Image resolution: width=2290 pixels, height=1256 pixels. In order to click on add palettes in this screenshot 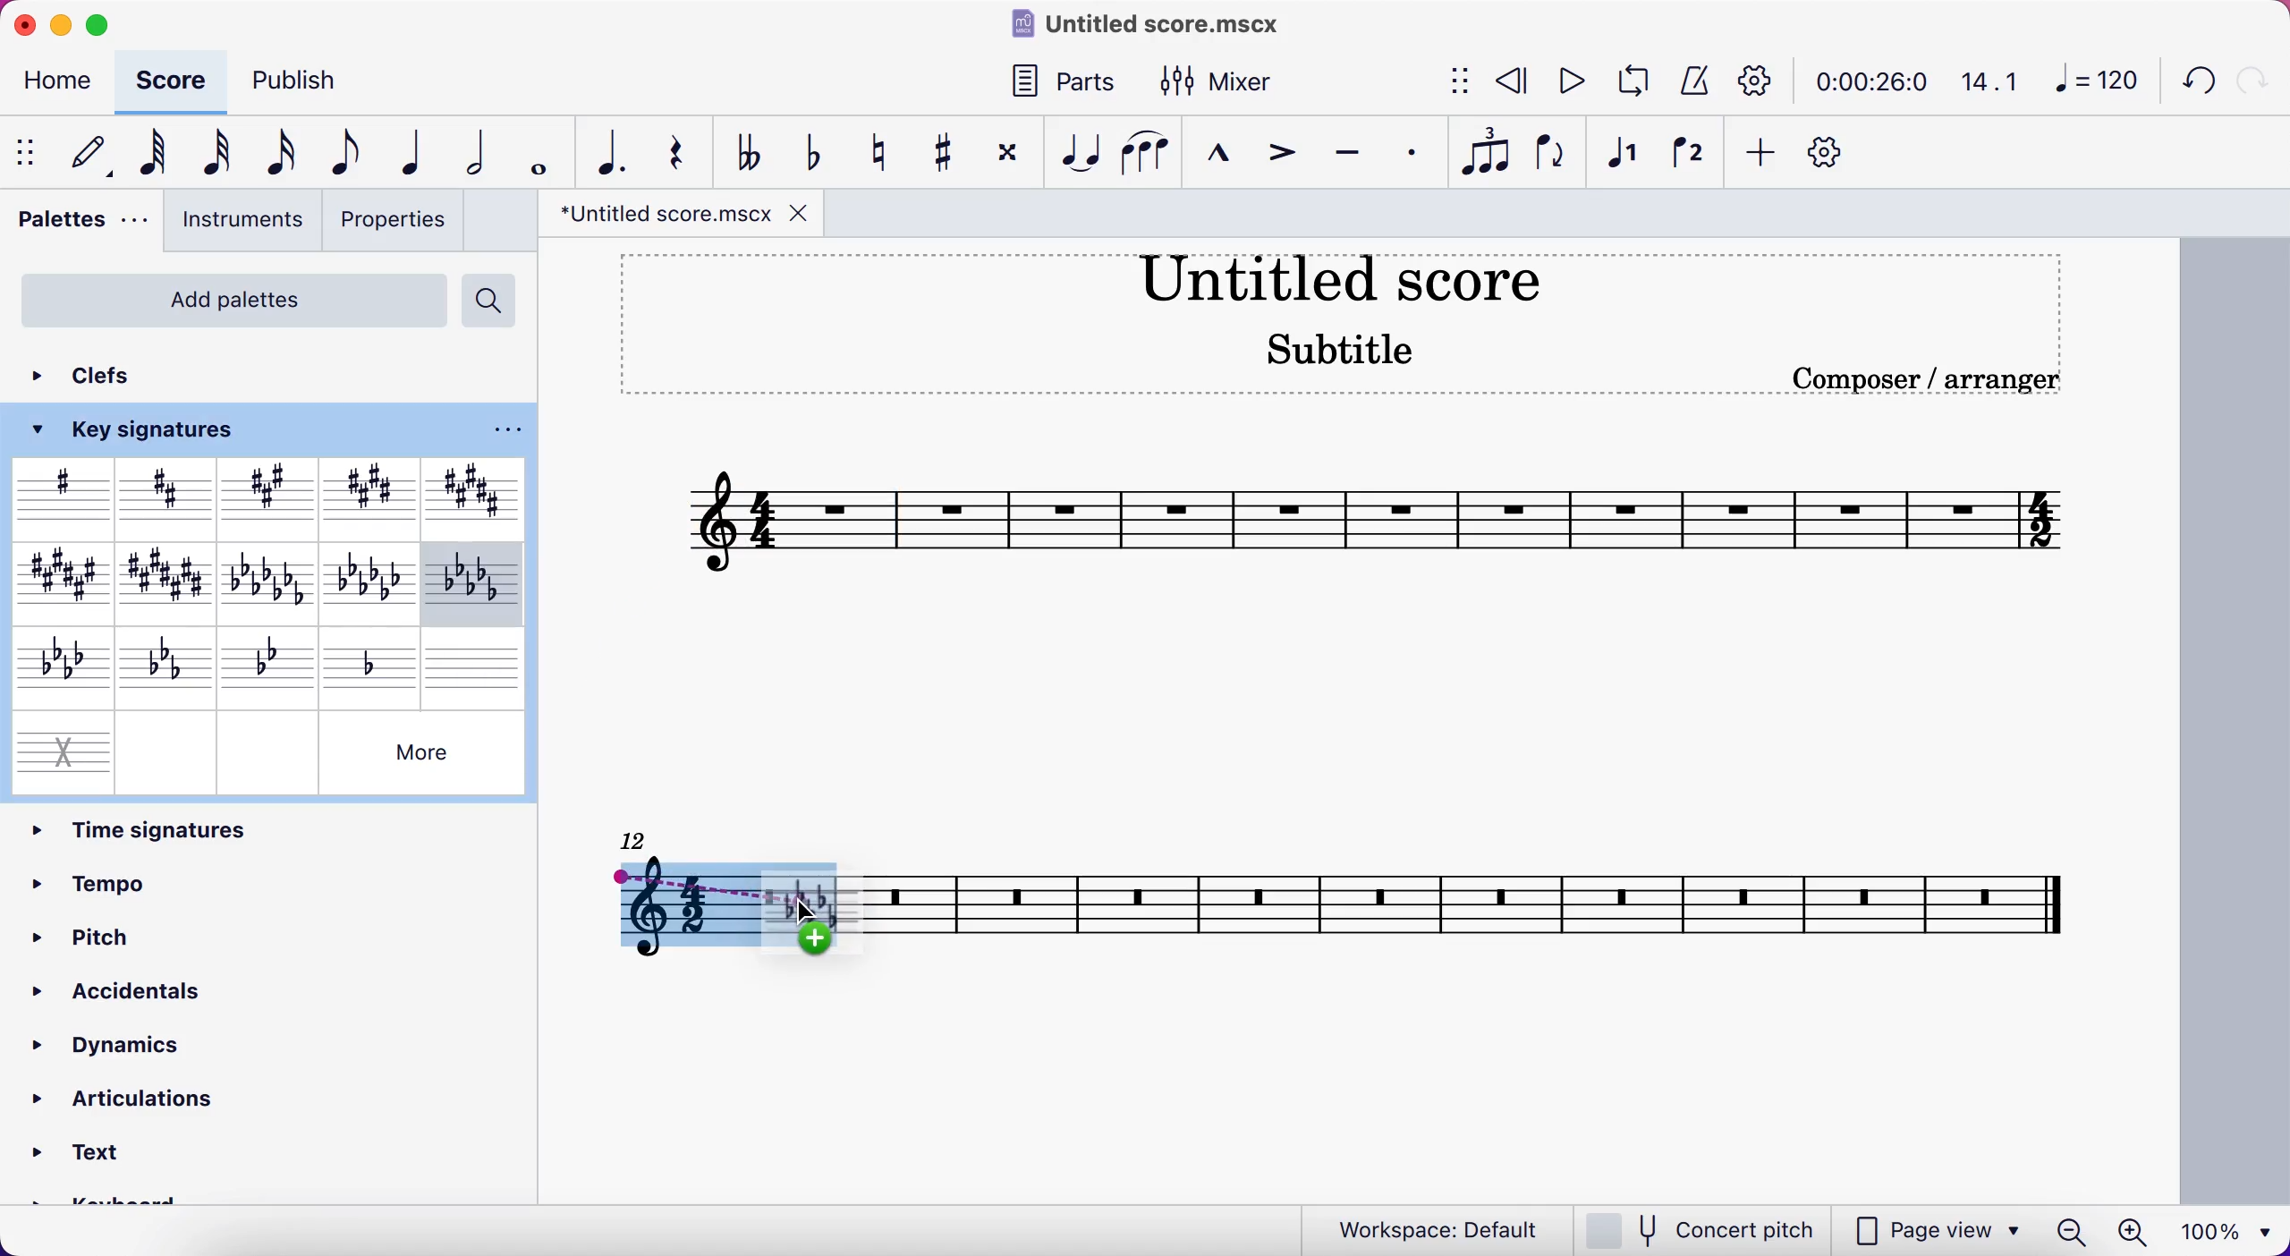, I will do `click(229, 298)`.